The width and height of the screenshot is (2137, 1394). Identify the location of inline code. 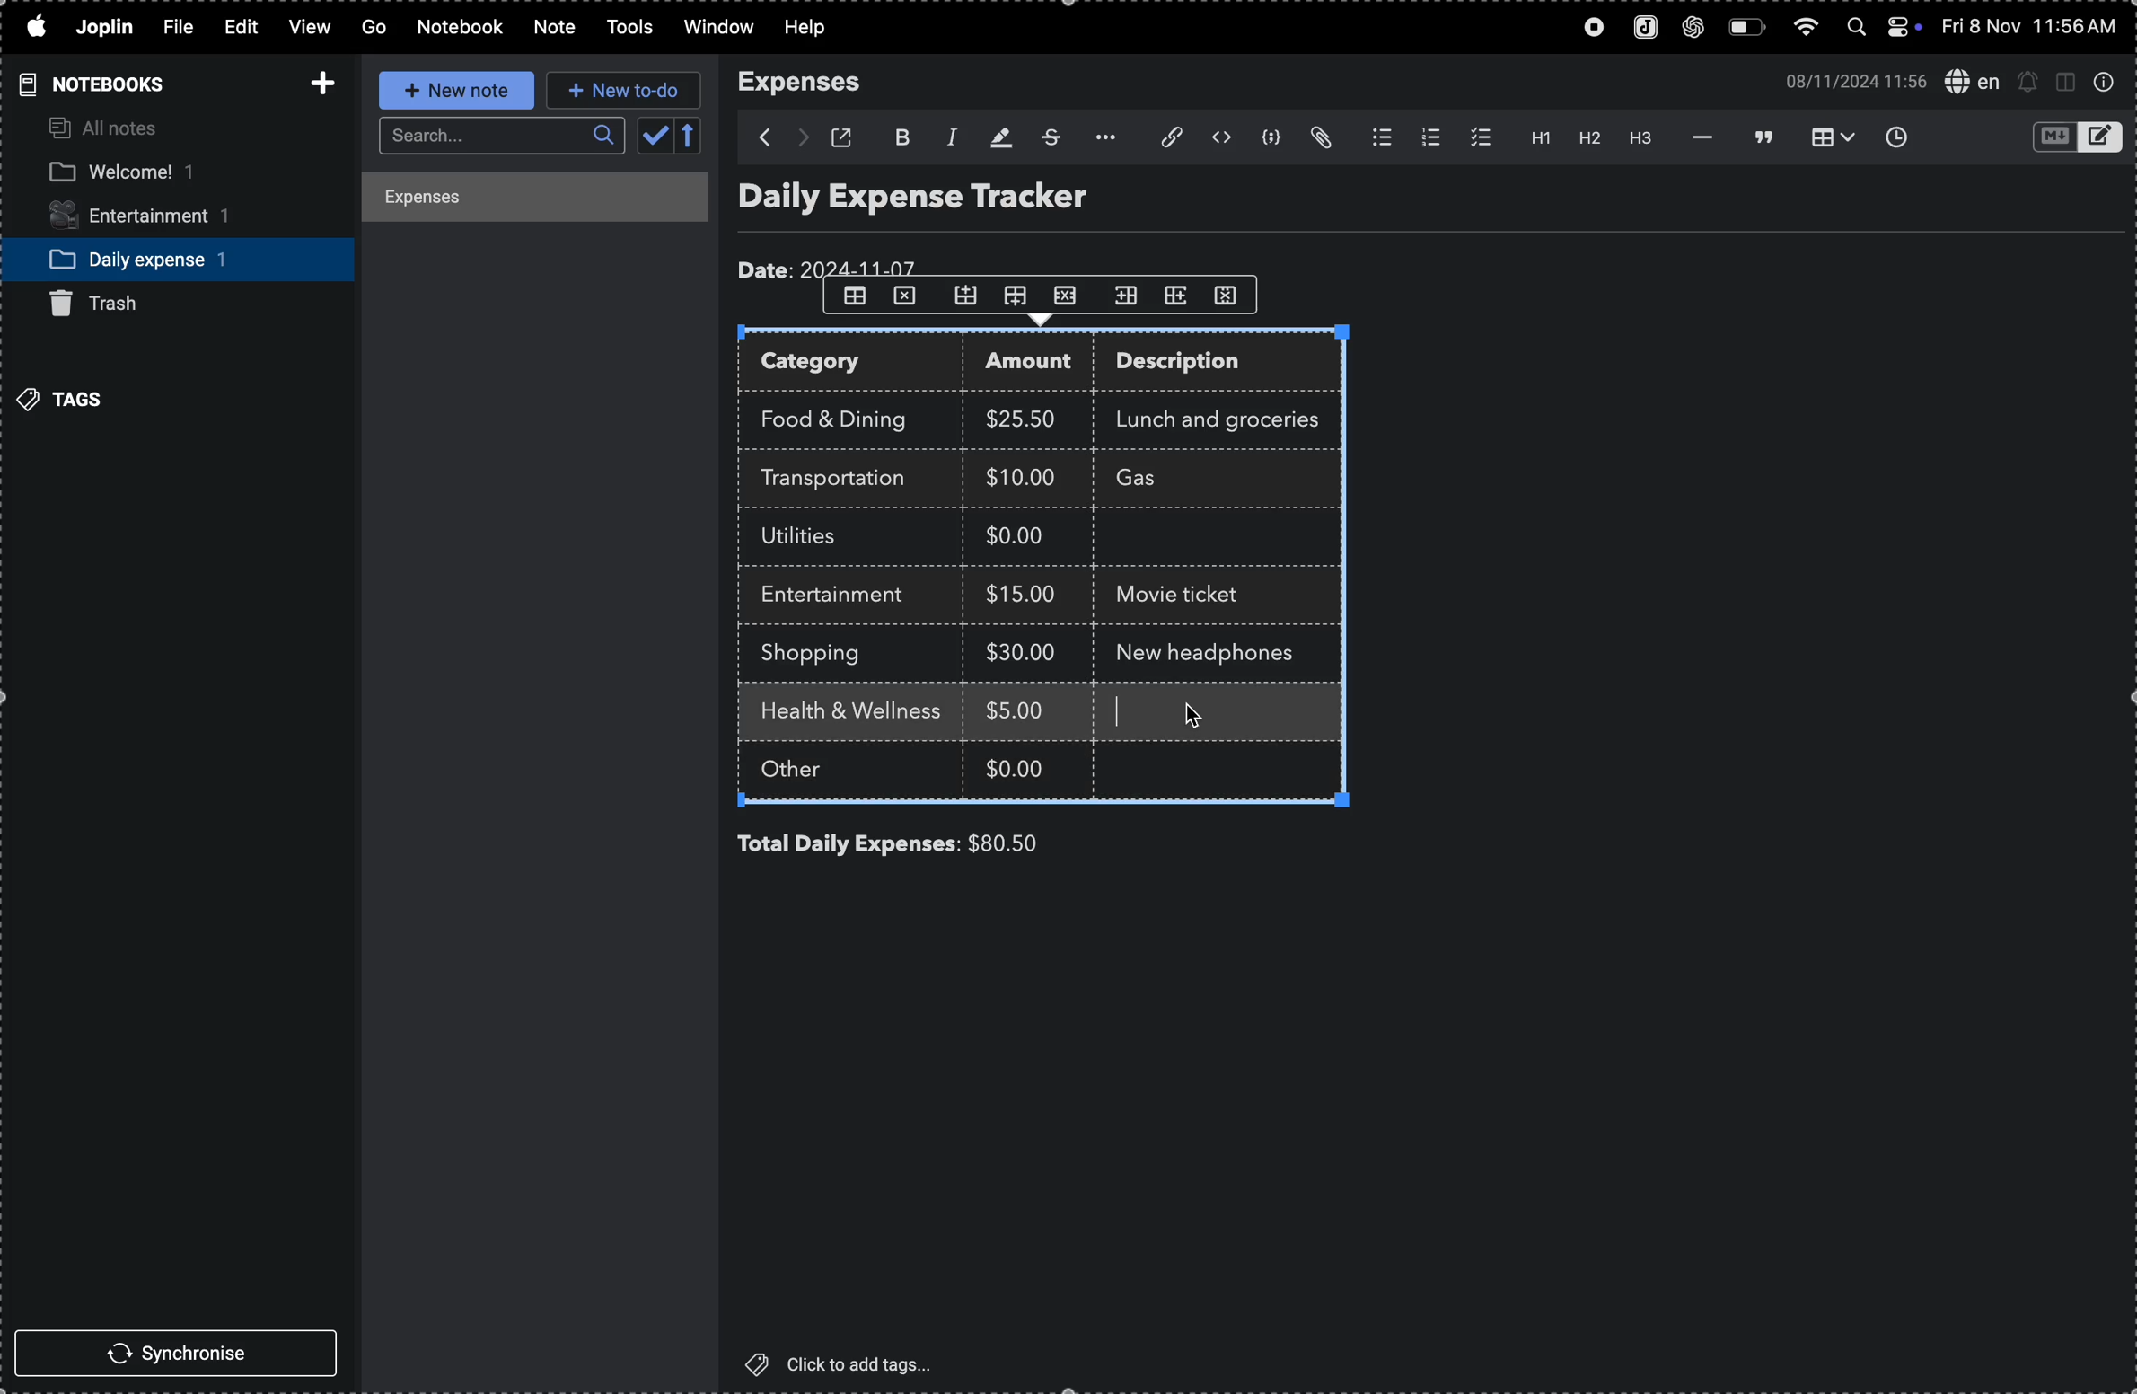
(1220, 138).